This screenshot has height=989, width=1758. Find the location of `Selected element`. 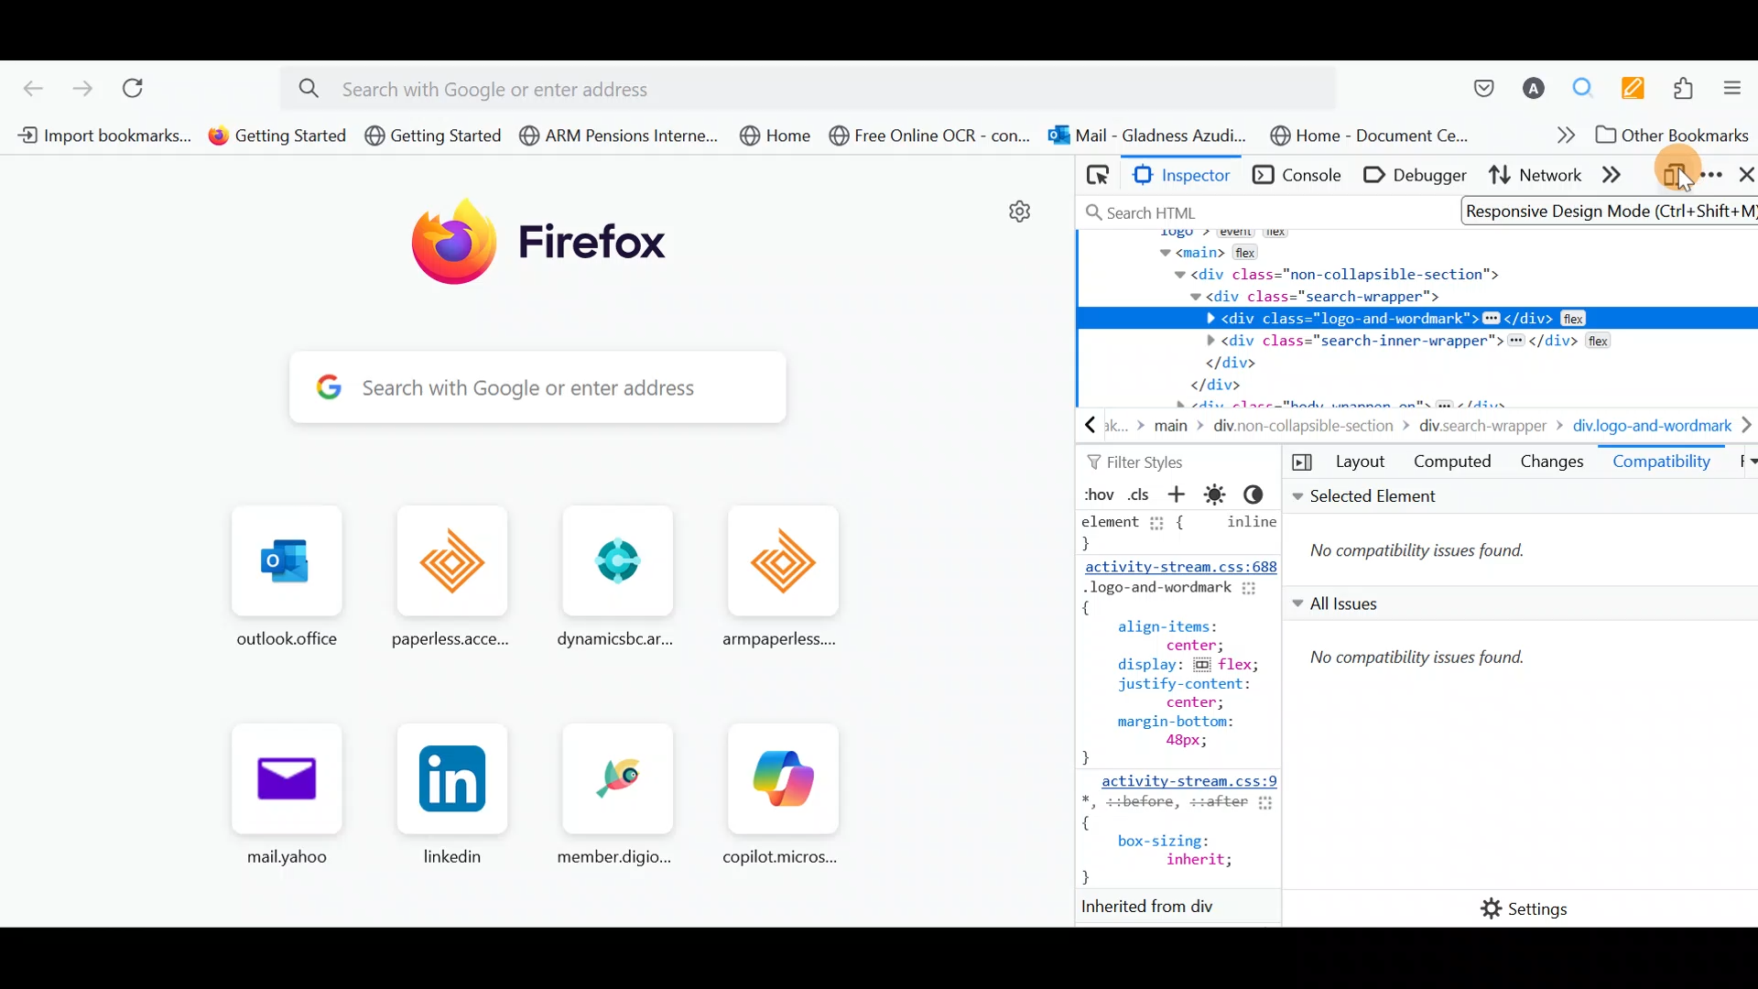

Selected element is located at coordinates (1523, 534).